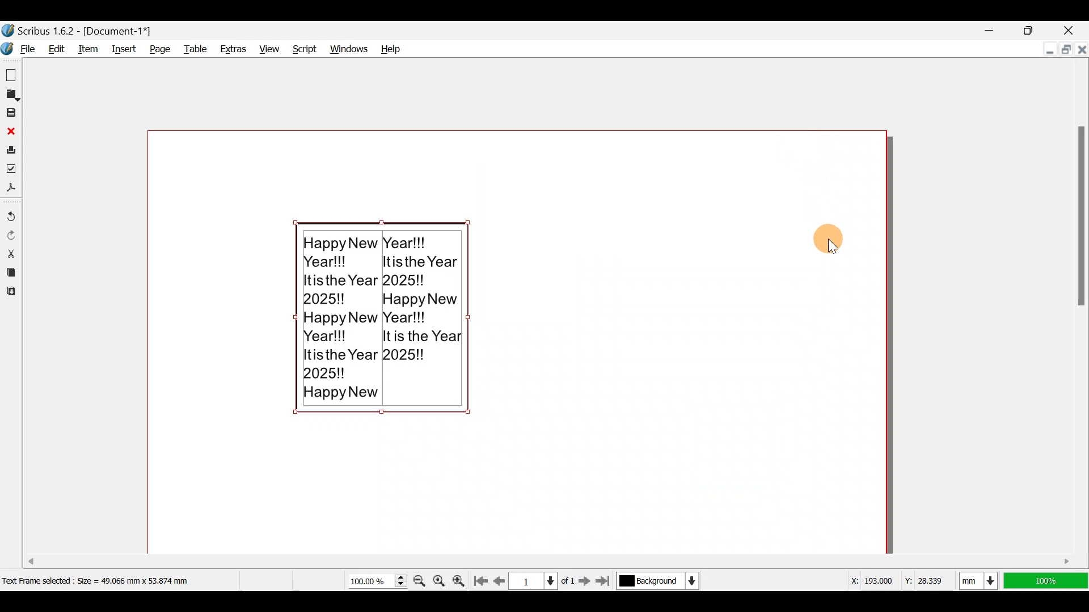 The height and width of the screenshot is (612, 1089). Describe the element at coordinates (930, 576) in the screenshot. I see `Y-axis dimension values` at that location.